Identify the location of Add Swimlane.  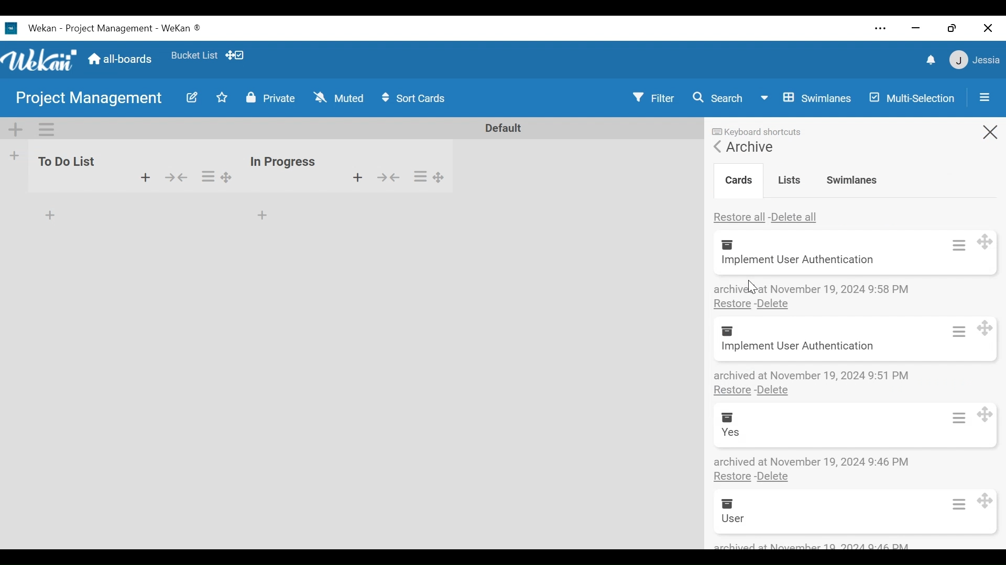
(16, 130).